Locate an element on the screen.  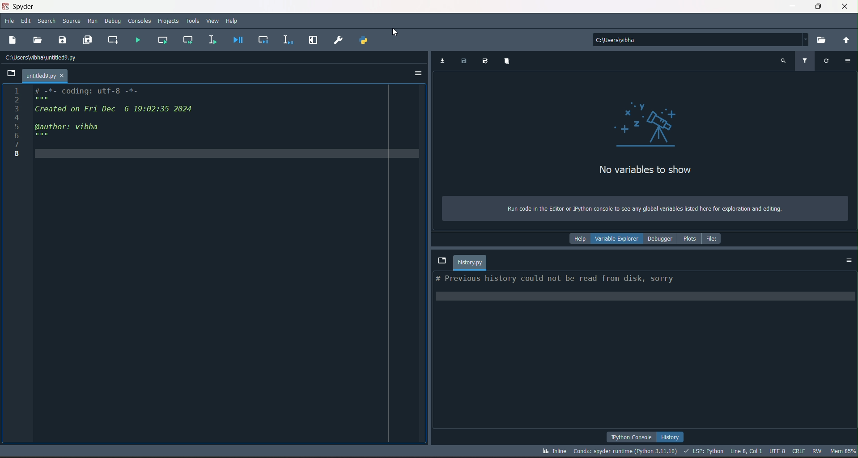
help is located at coordinates (578, 239).